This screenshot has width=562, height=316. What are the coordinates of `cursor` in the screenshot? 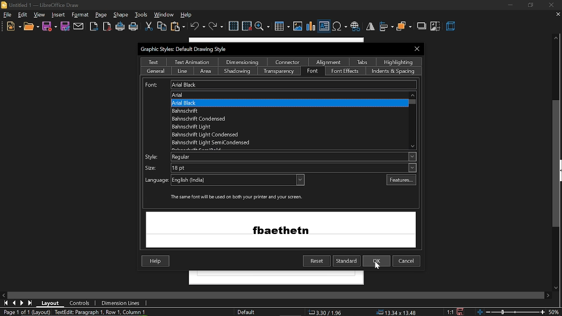 It's located at (380, 266).